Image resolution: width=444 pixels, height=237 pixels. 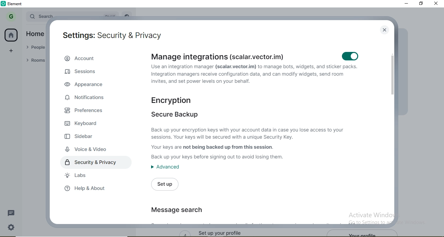 I want to click on appearance, so click(x=86, y=86).